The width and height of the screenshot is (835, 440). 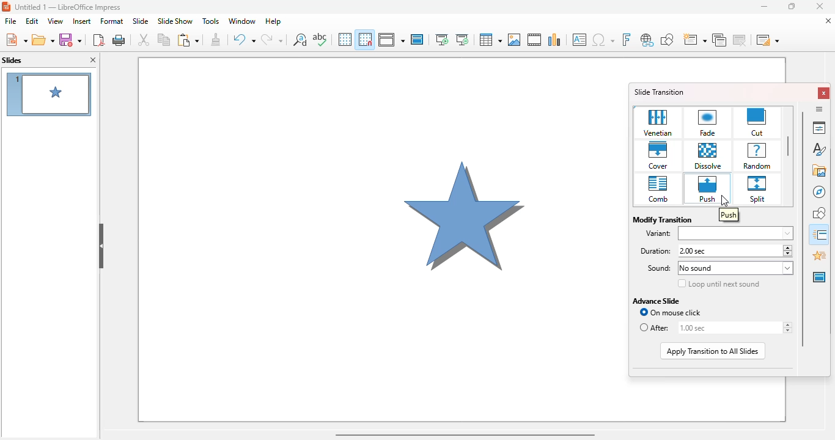 I want to click on insert fontwork text, so click(x=626, y=40).